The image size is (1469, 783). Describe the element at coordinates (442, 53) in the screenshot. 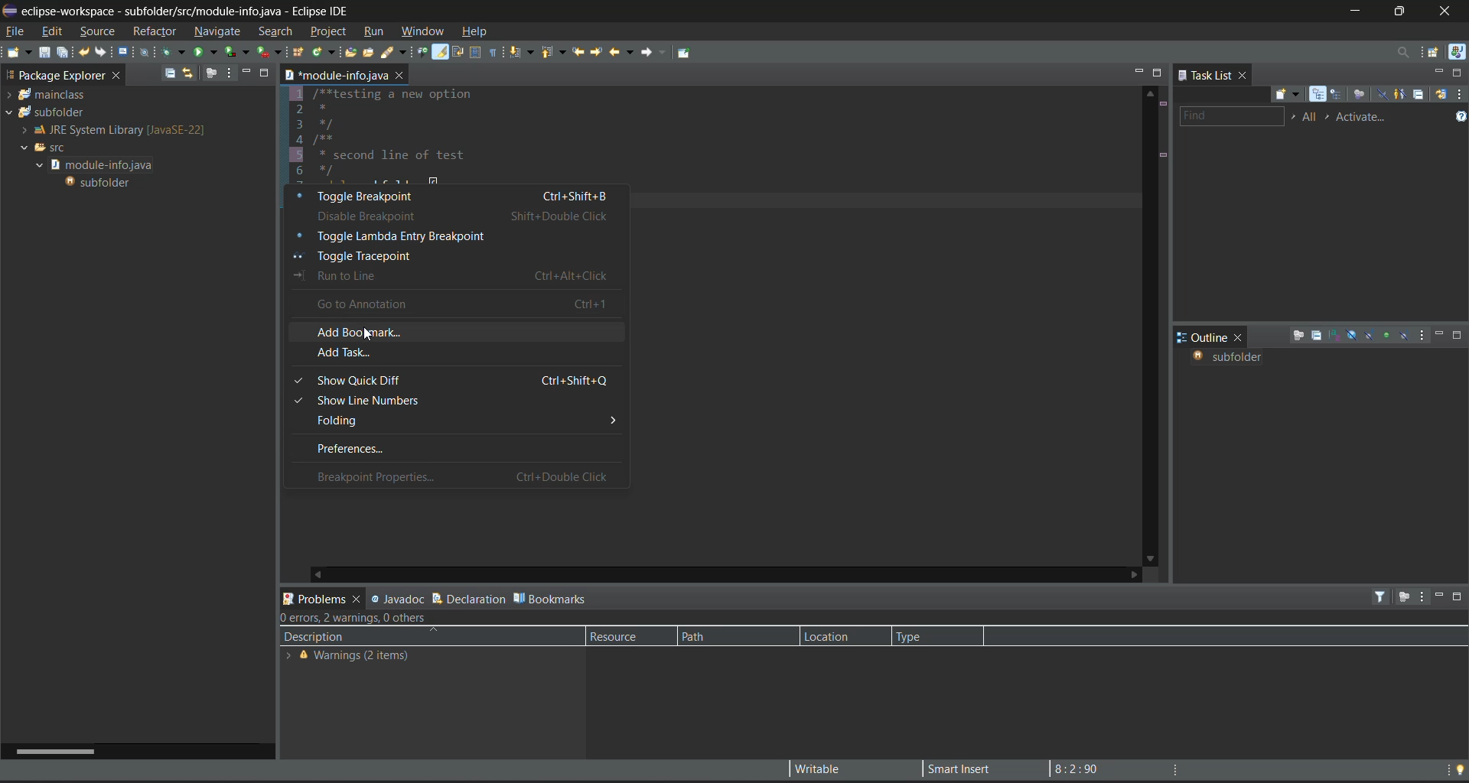

I see `toggle mark occurences` at that location.